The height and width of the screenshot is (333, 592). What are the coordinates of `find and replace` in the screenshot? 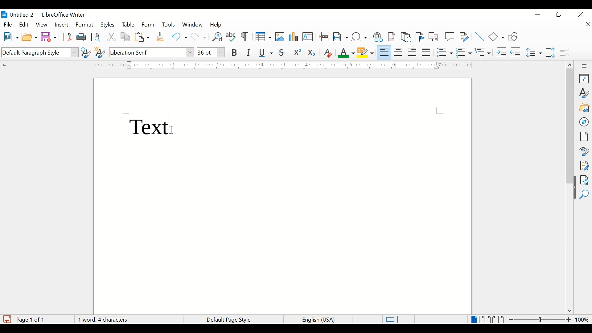 It's located at (216, 37).